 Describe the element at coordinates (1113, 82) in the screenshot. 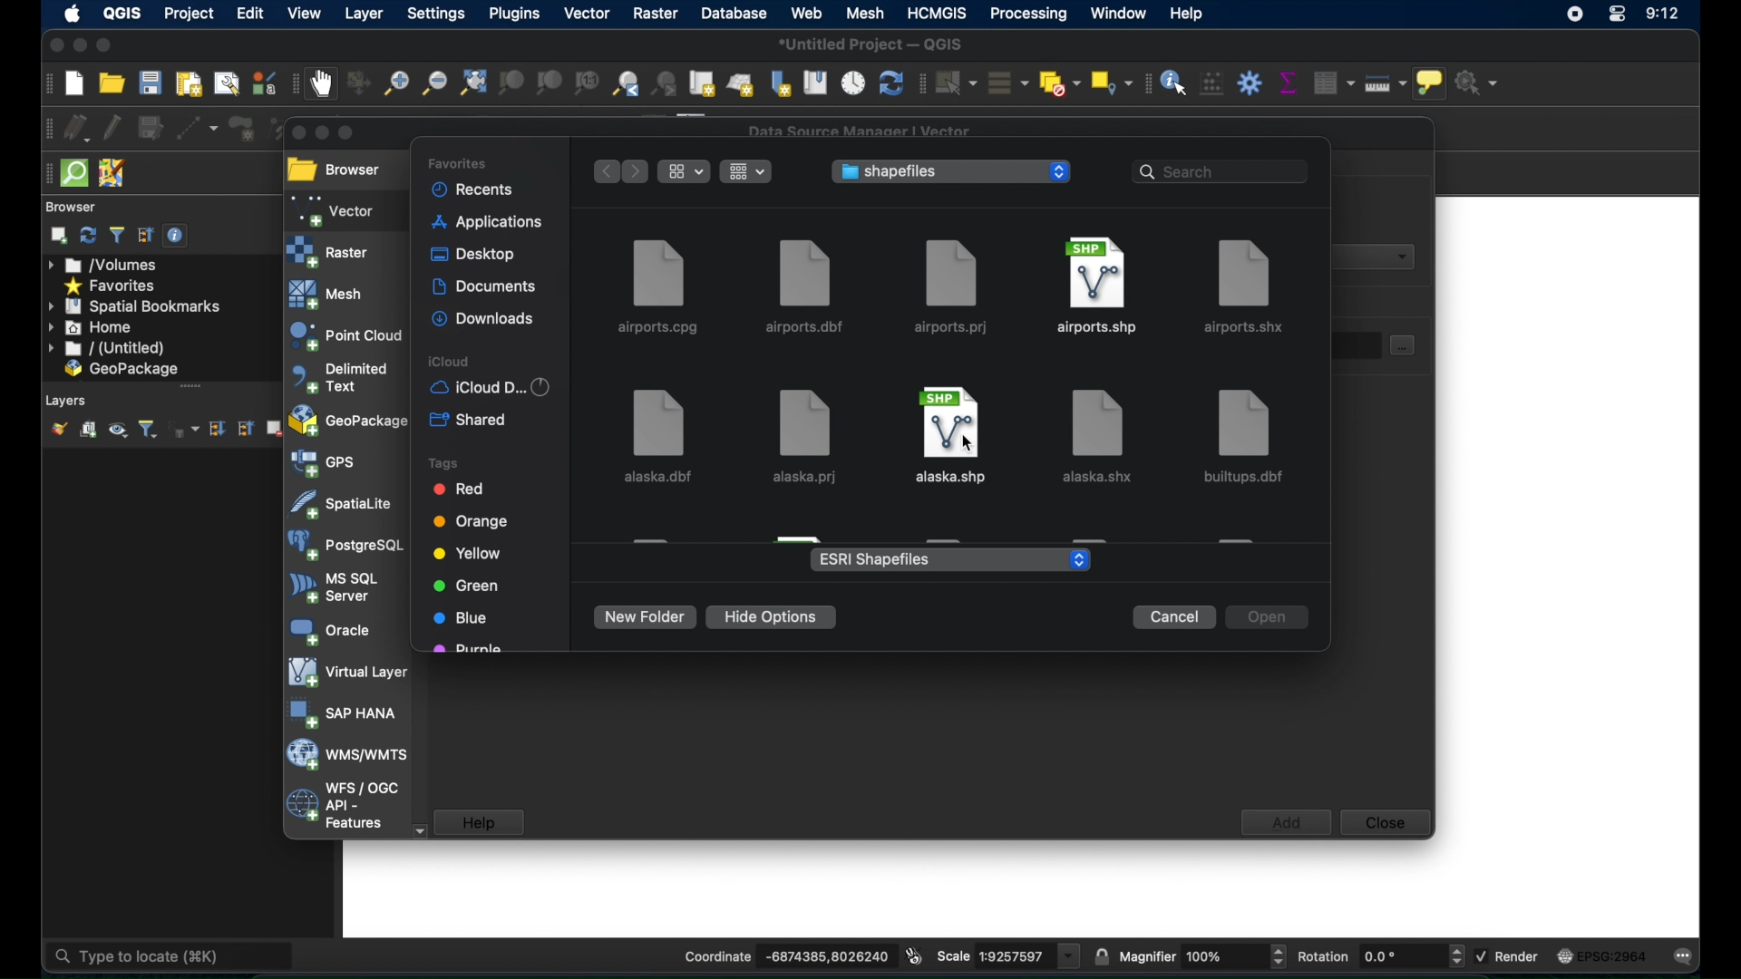

I see `select by location` at that location.